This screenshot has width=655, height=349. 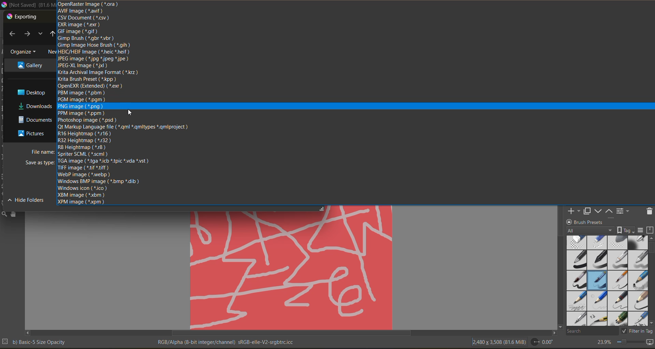 I want to click on organize, so click(x=25, y=52).